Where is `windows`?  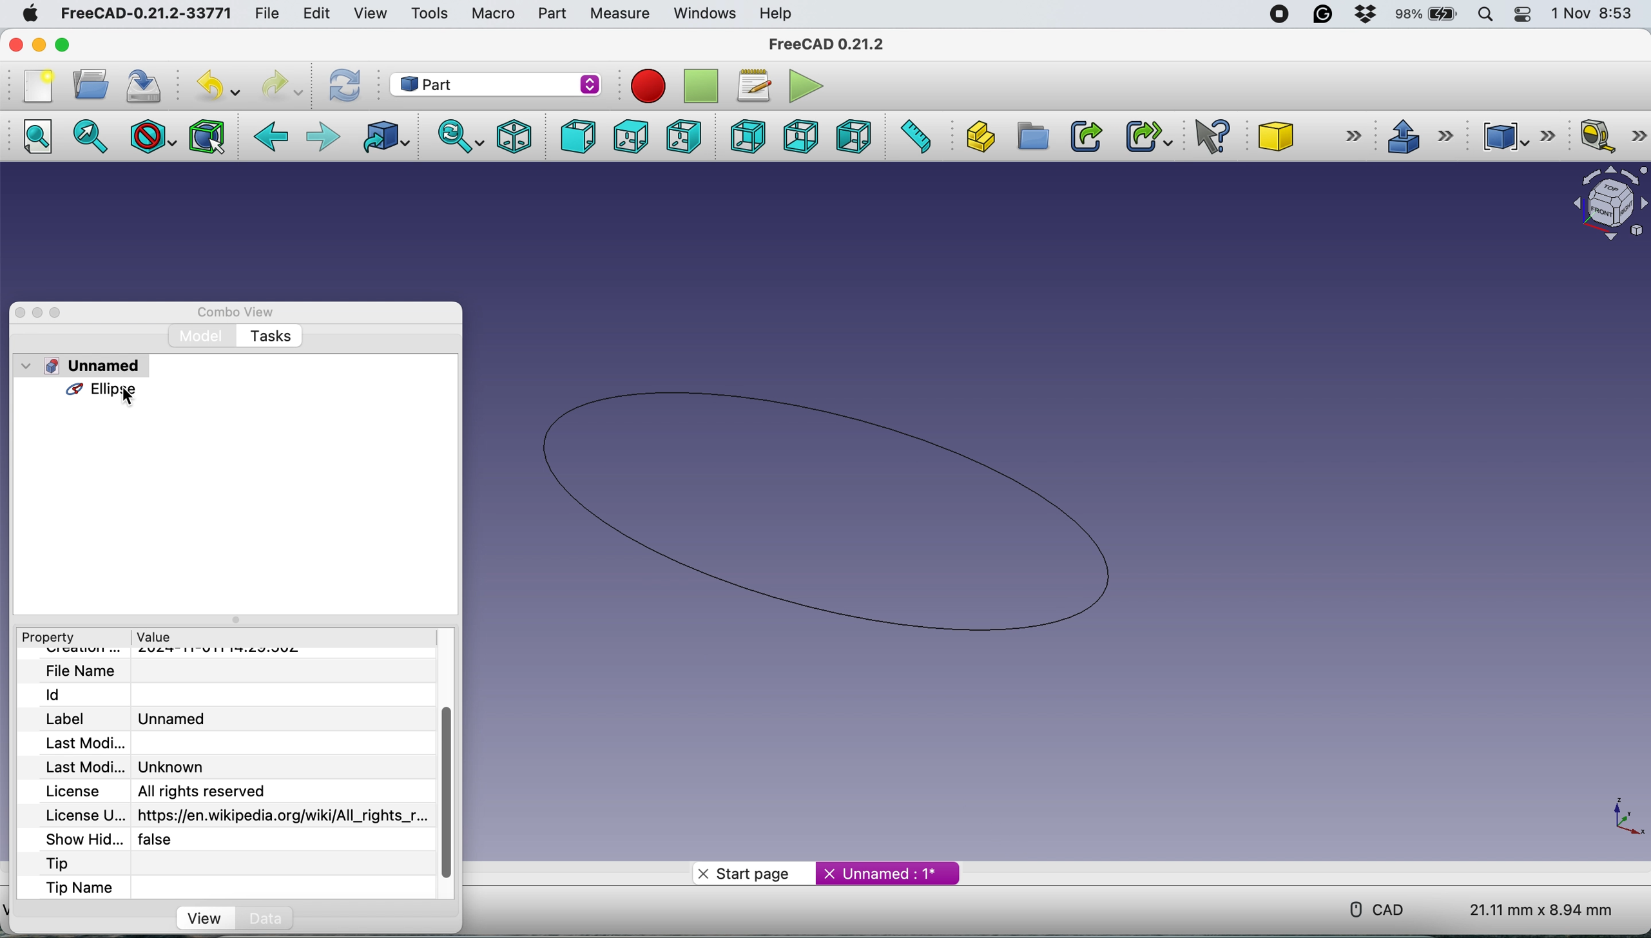
windows is located at coordinates (701, 13).